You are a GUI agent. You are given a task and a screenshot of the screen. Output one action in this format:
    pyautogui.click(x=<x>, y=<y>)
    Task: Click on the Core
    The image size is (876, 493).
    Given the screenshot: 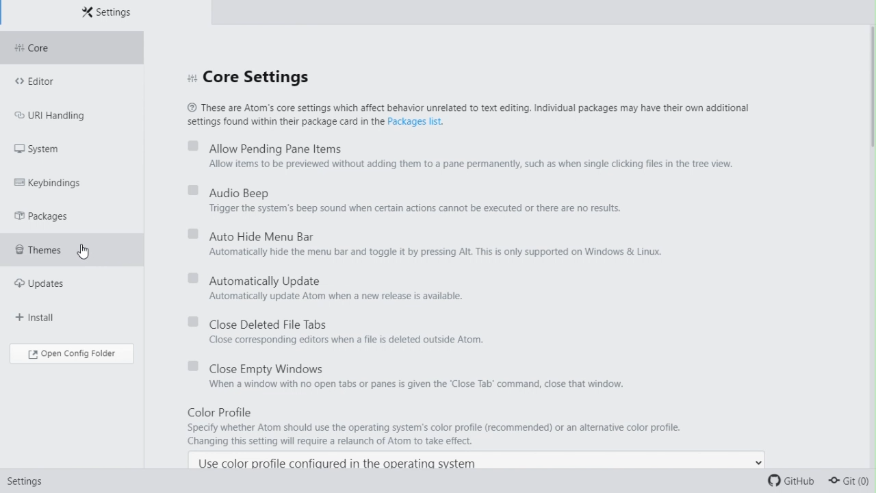 What is the action you would take?
    pyautogui.click(x=66, y=49)
    